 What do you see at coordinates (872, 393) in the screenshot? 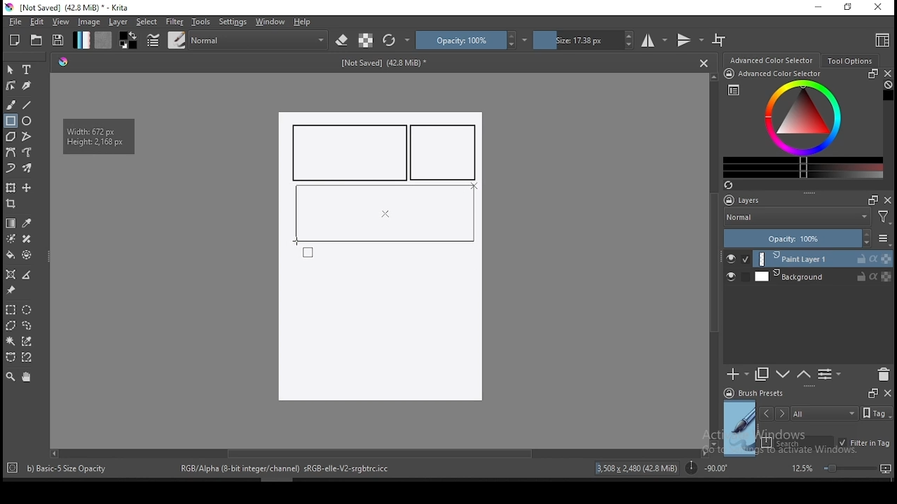
I see `Frames` at bounding box center [872, 393].